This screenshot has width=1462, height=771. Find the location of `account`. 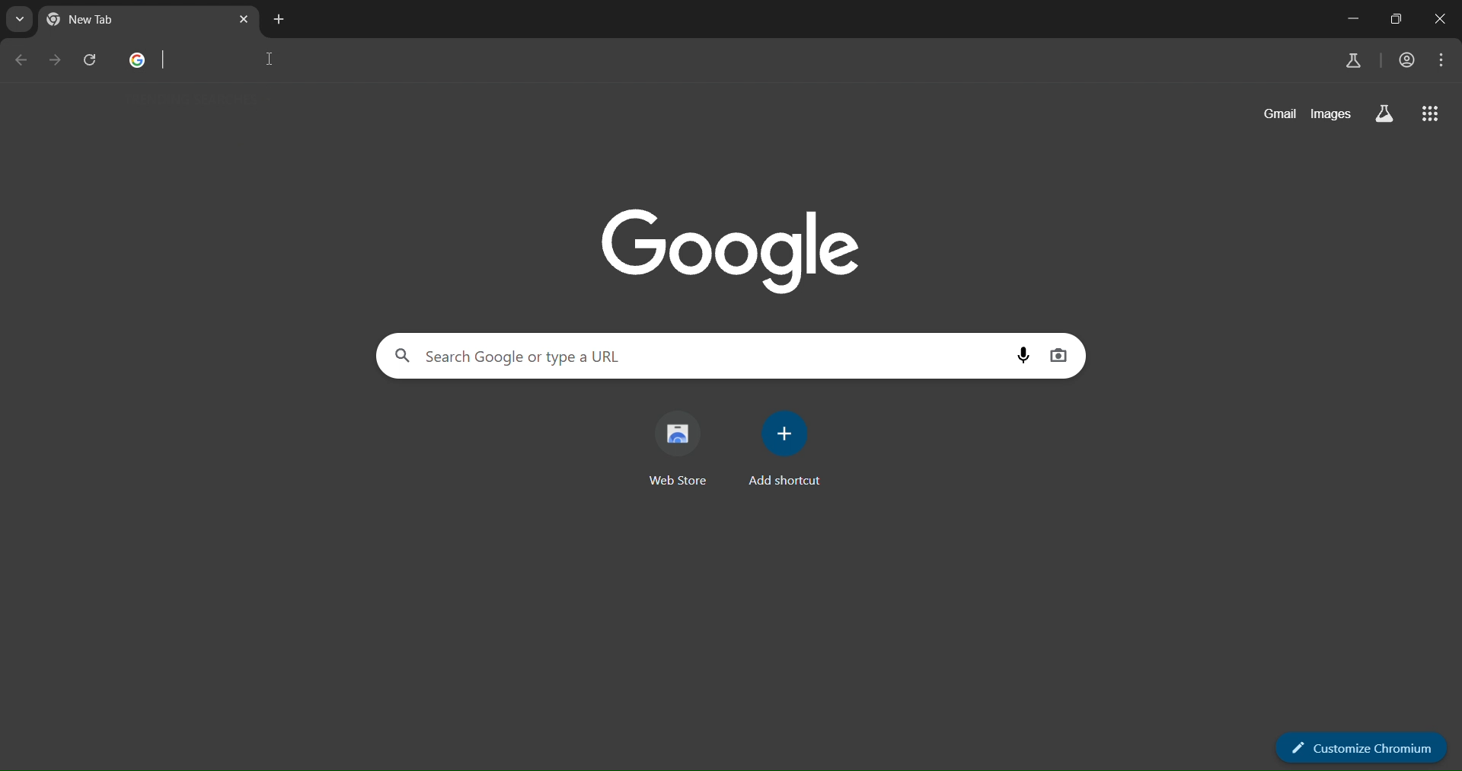

account is located at coordinates (1405, 60).